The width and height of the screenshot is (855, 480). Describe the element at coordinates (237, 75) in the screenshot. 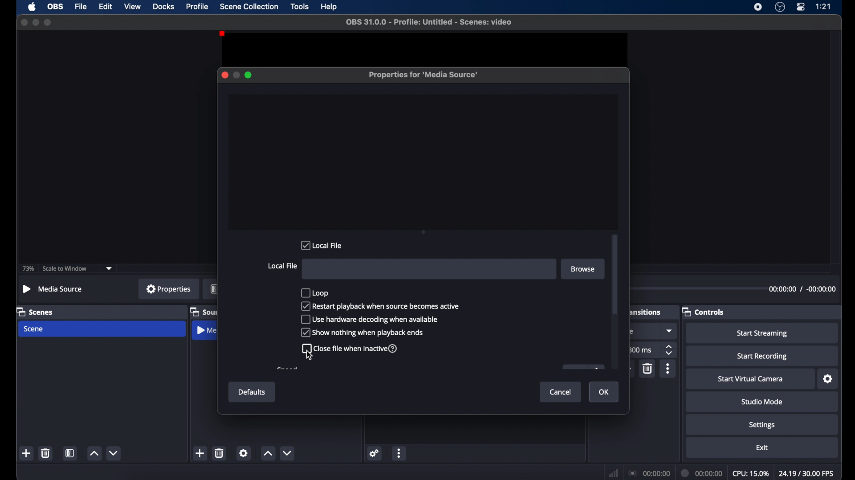

I see `minimize` at that location.